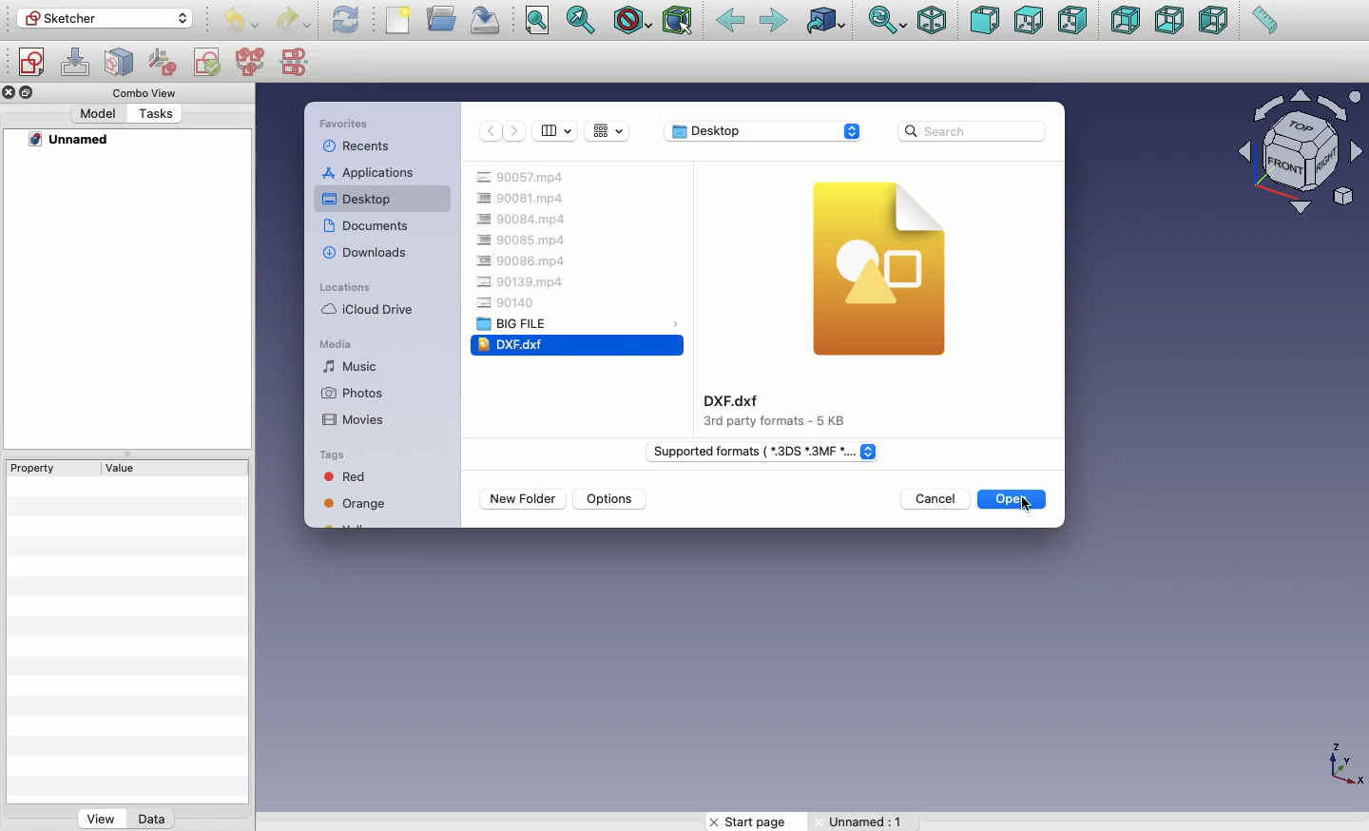 Image resolution: width=1369 pixels, height=831 pixels. I want to click on Click, so click(1025, 508).